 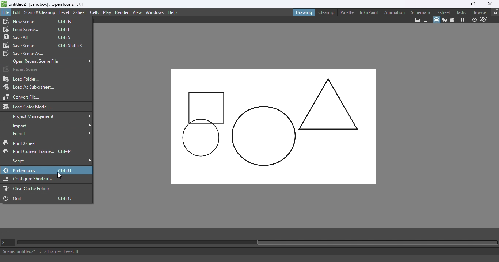 What do you see at coordinates (53, 61) in the screenshot?
I see `Open recent scene` at bounding box center [53, 61].